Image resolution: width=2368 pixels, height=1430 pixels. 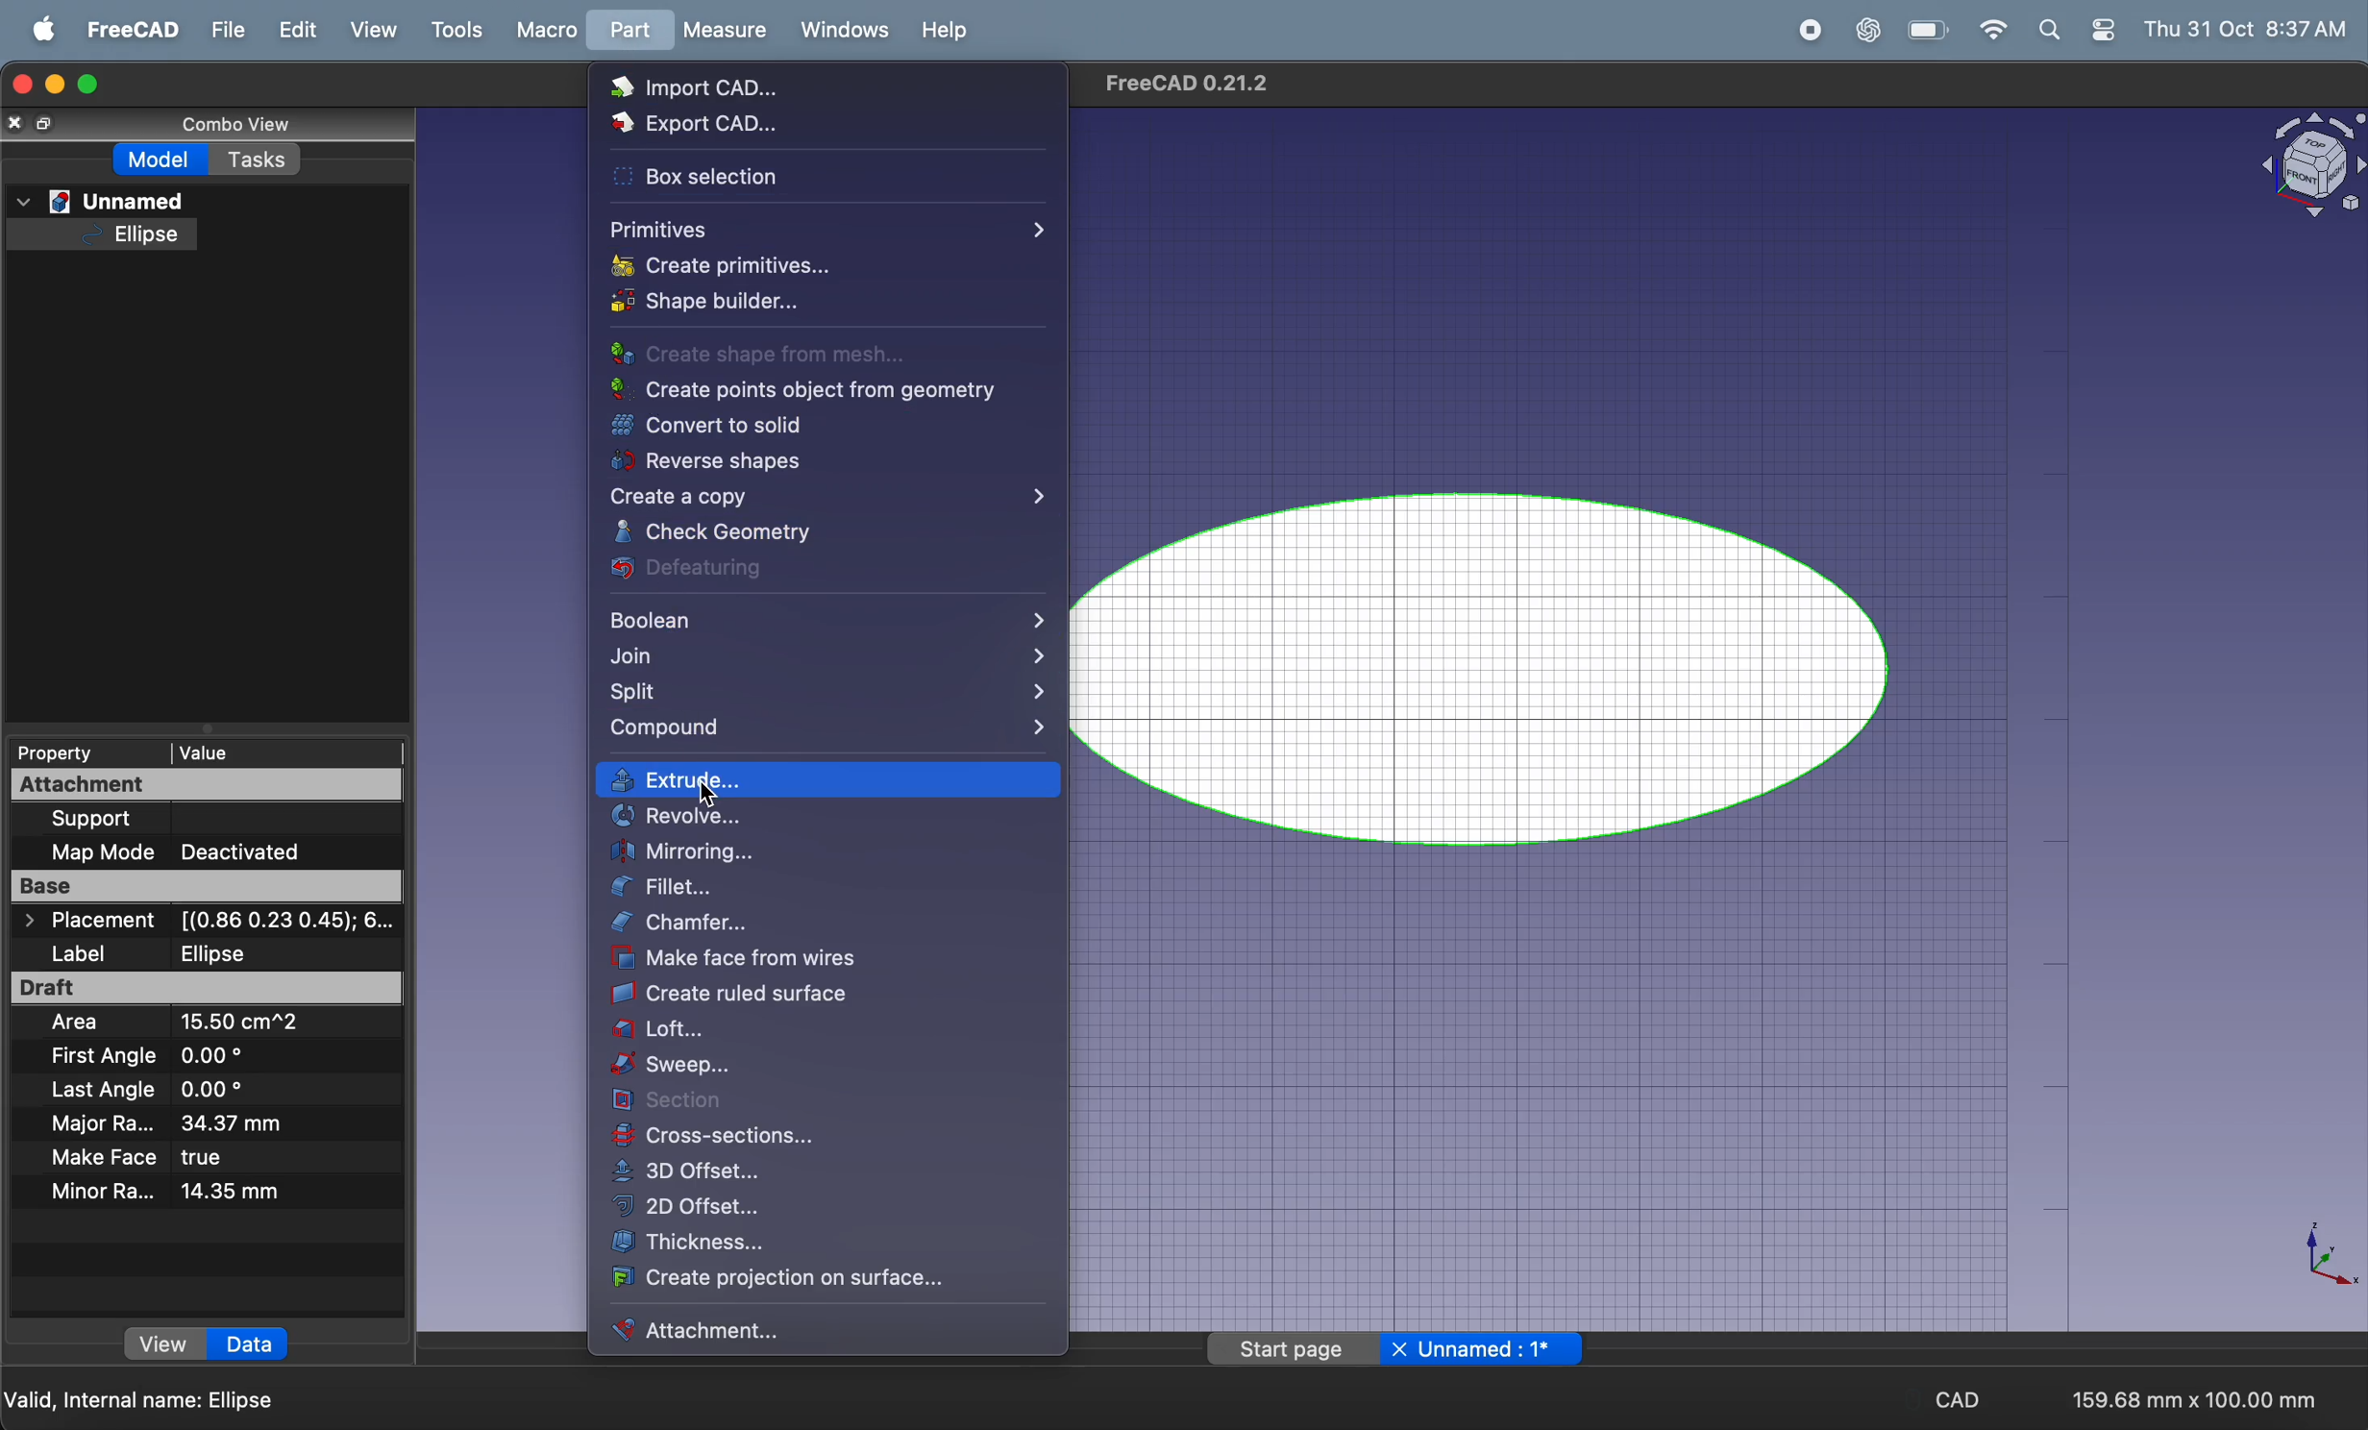 What do you see at coordinates (826, 498) in the screenshot?
I see `create a copy` at bounding box center [826, 498].